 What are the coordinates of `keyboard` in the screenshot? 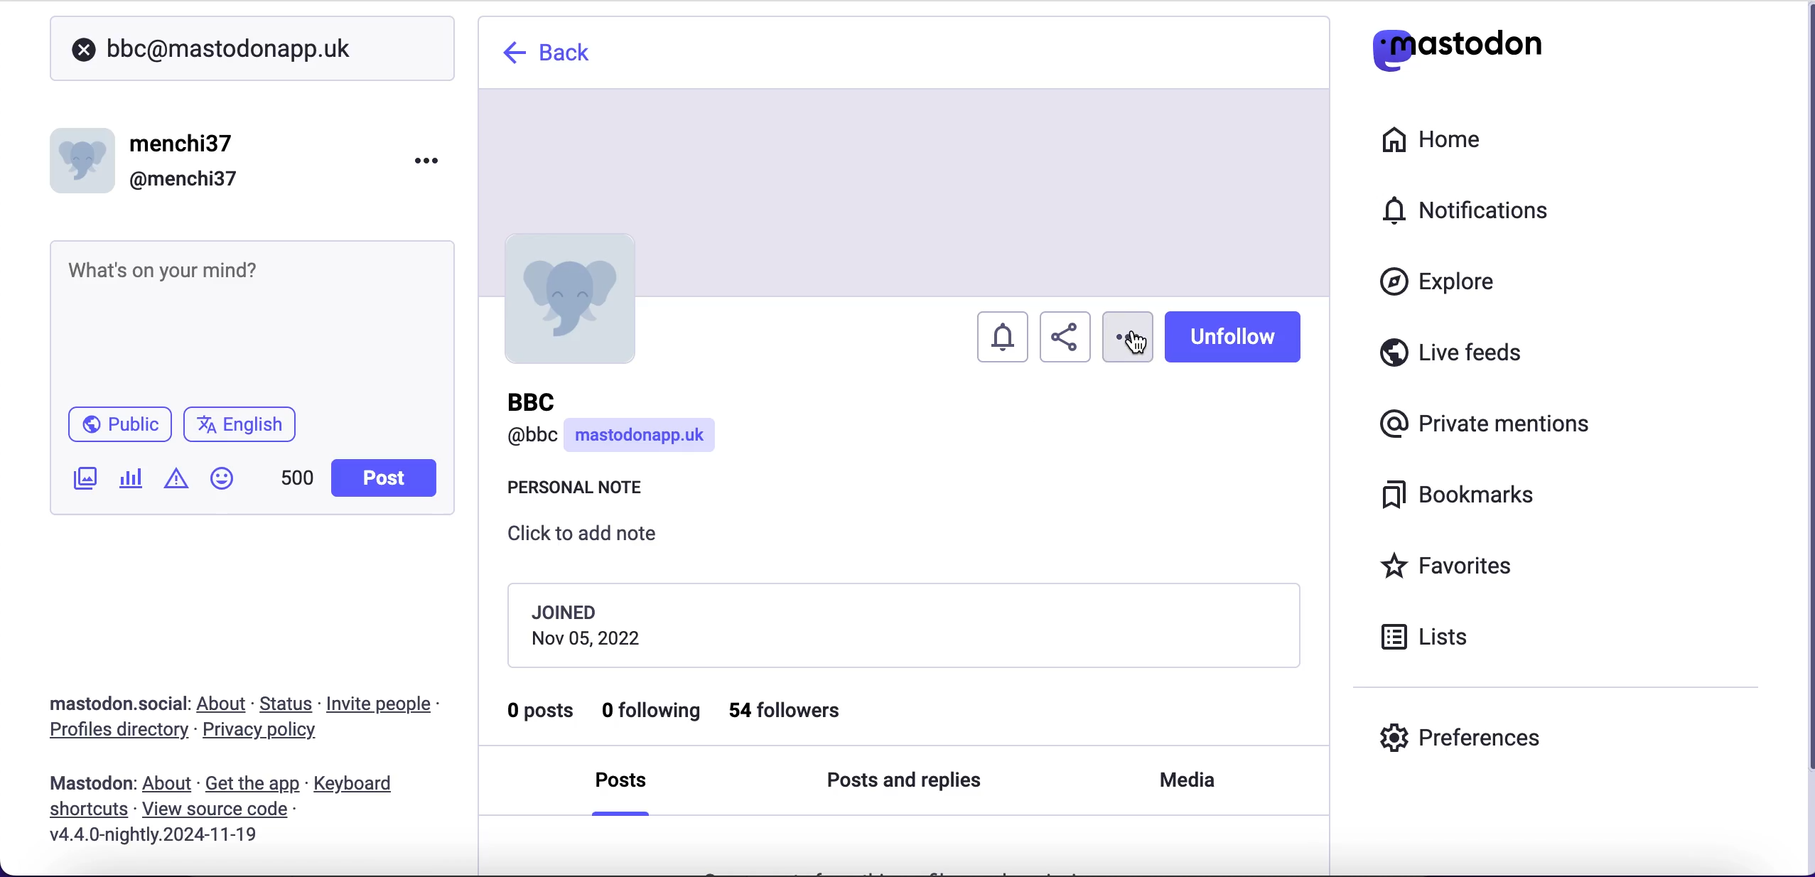 It's located at (357, 785).